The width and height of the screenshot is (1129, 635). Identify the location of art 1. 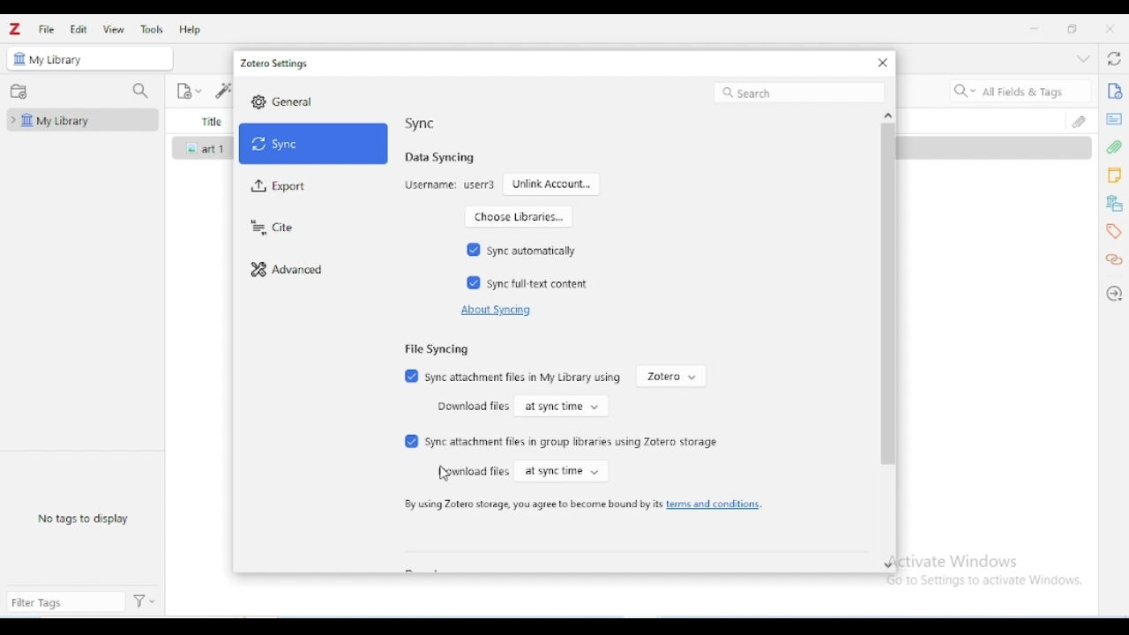
(216, 149).